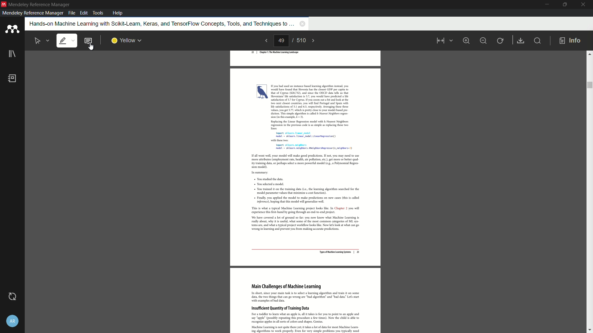  What do you see at coordinates (42, 40) in the screenshot?
I see `select` at bounding box center [42, 40].